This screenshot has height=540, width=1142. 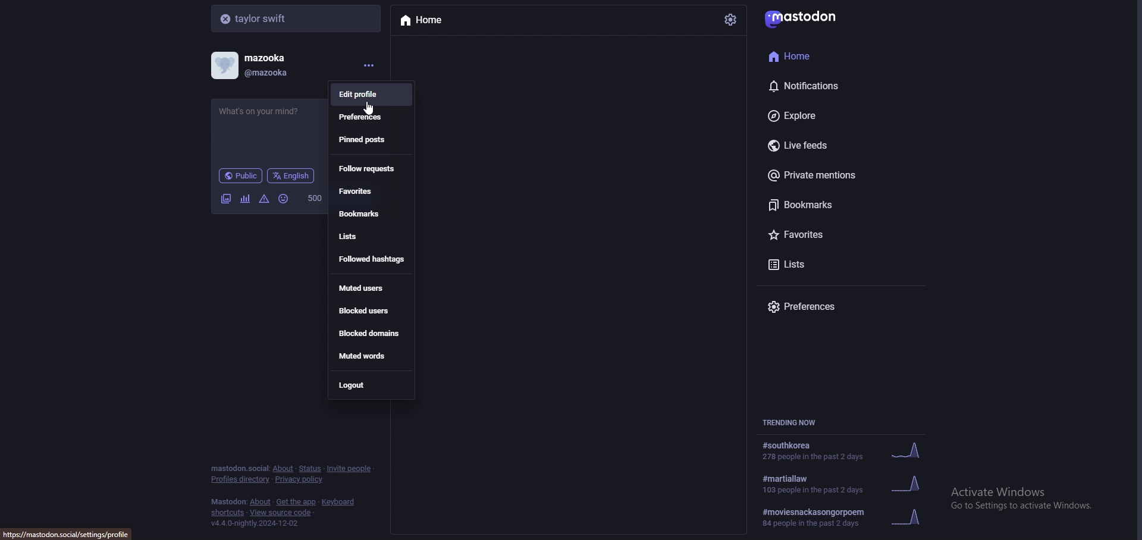 What do you see at coordinates (228, 501) in the screenshot?
I see `mastodon` at bounding box center [228, 501].